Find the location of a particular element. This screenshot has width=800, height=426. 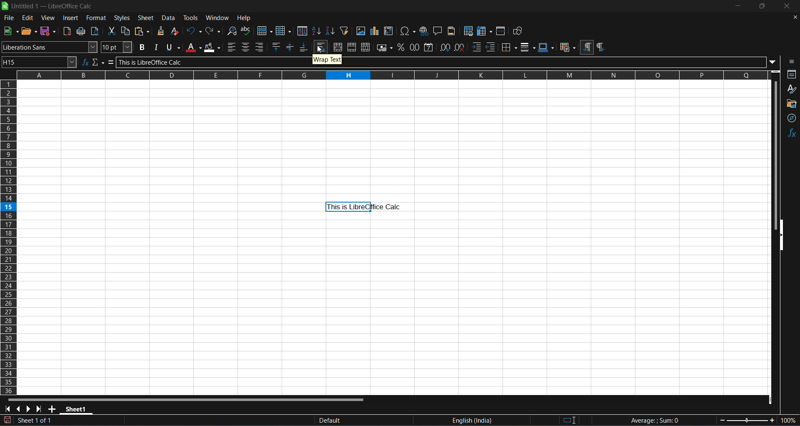

border styles is located at coordinates (527, 47).